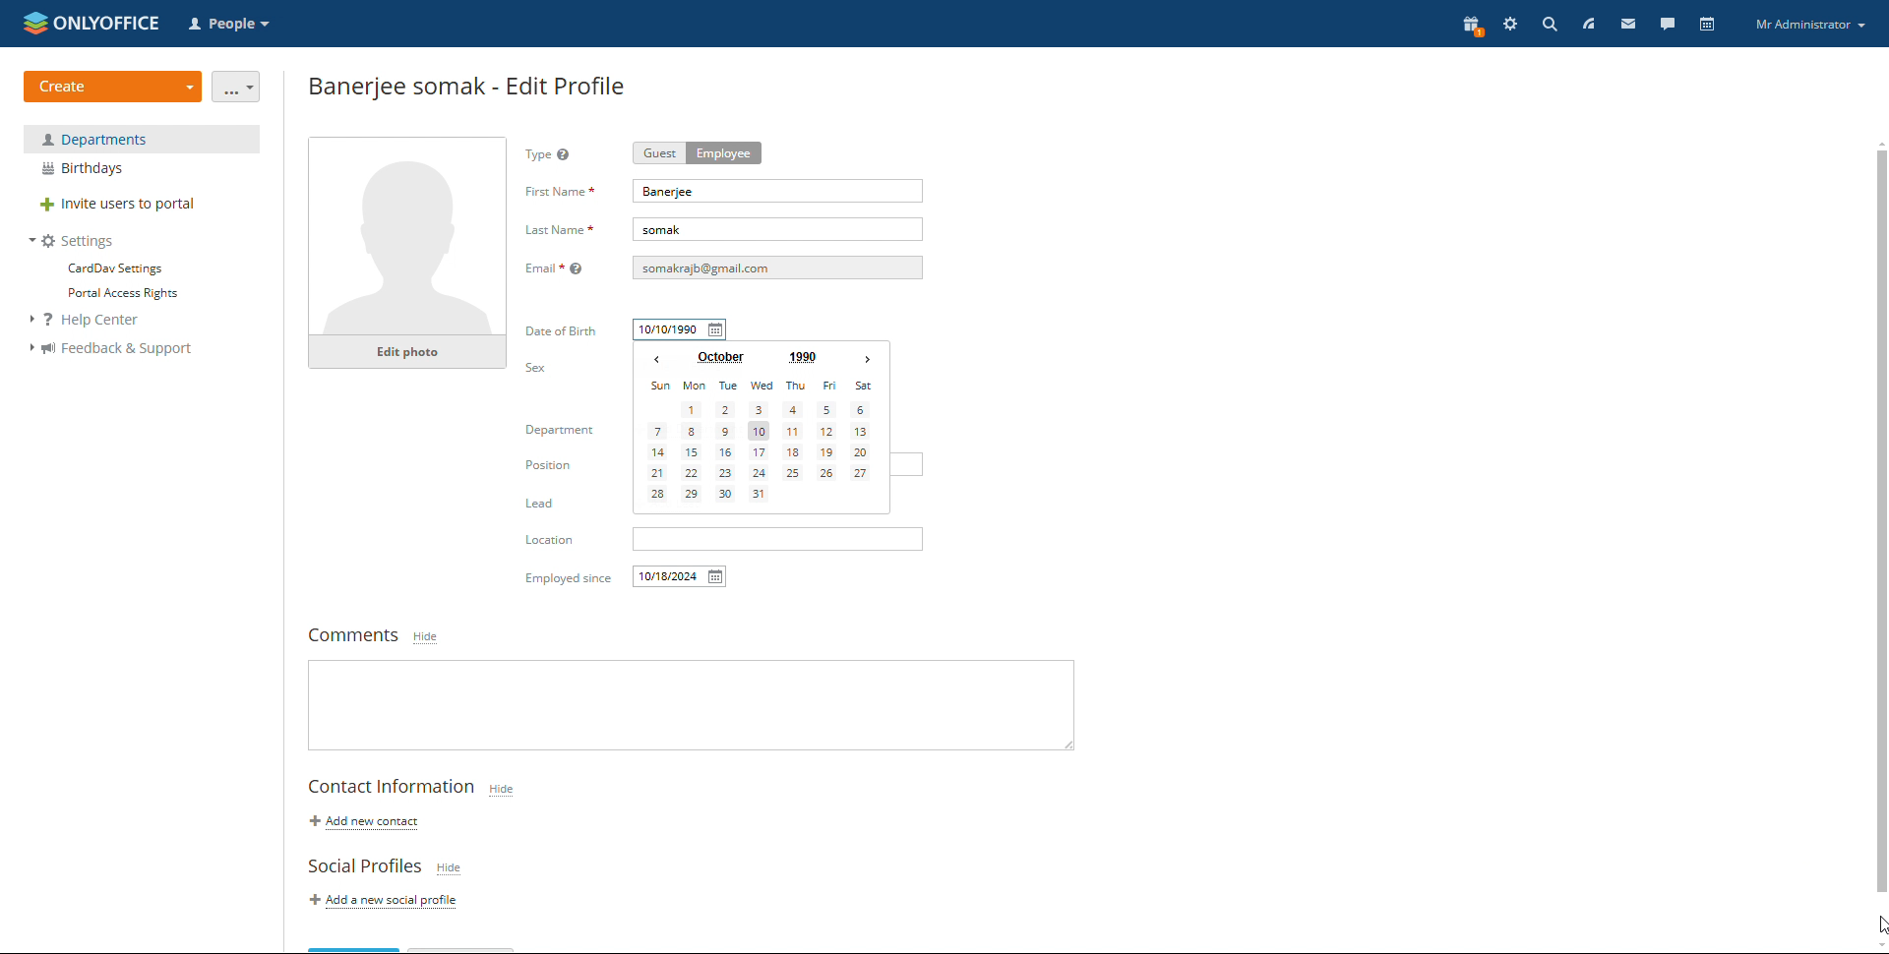  What do you see at coordinates (110, 349) in the screenshot?
I see `feedback and support` at bounding box center [110, 349].